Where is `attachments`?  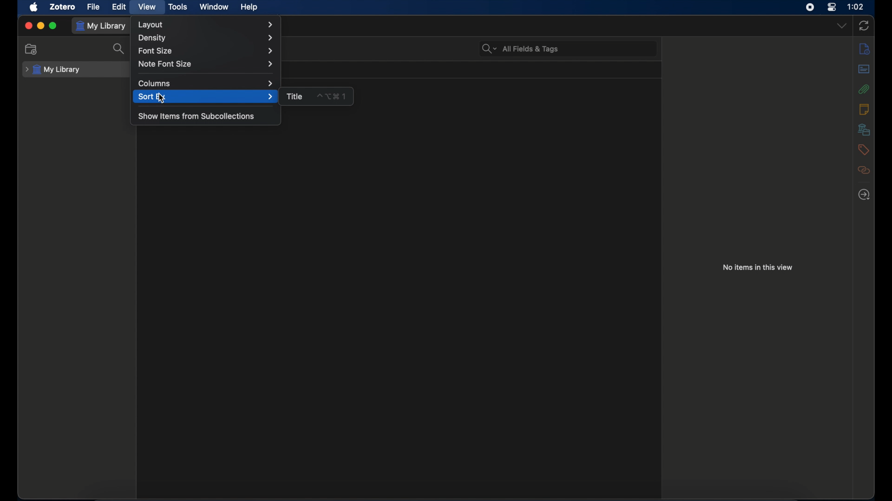 attachments is located at coordinates (864, 89).